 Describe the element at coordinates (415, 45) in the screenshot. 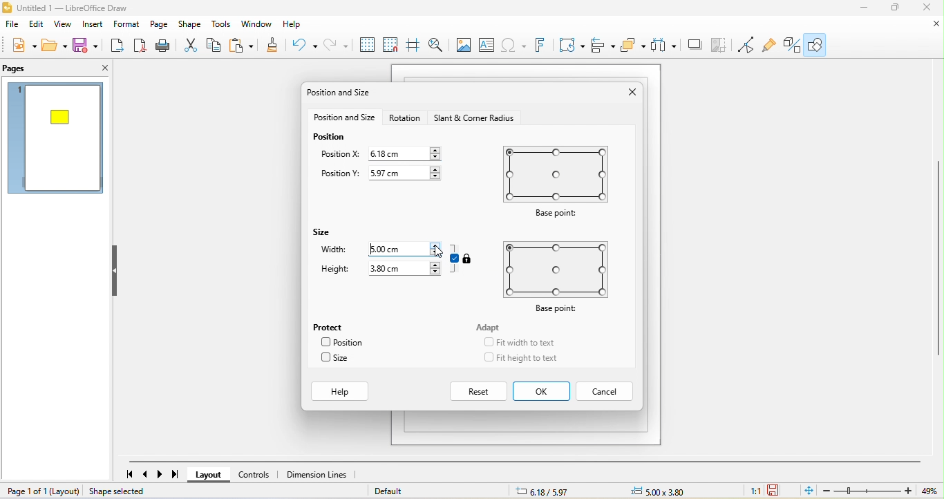

I see `helpline while moving` at that location.